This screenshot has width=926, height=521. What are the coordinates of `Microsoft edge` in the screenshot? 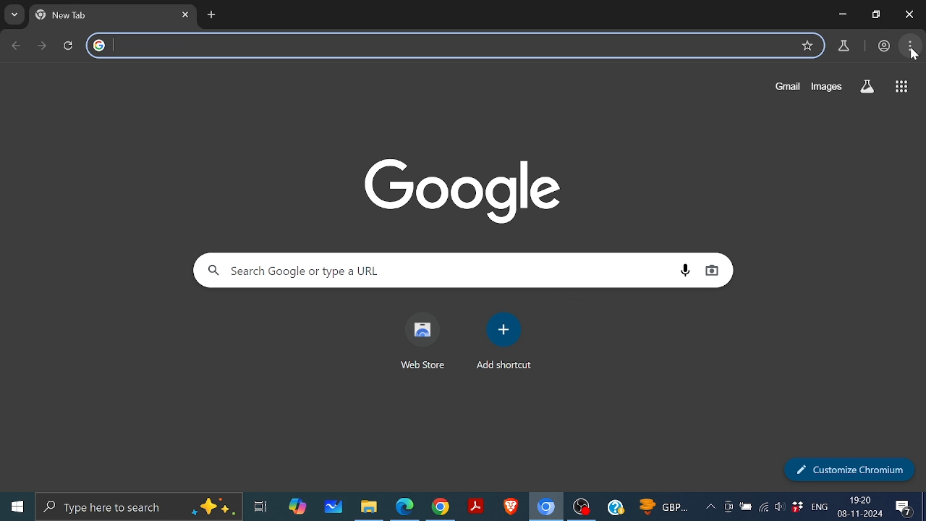 It's located at (404, 506).